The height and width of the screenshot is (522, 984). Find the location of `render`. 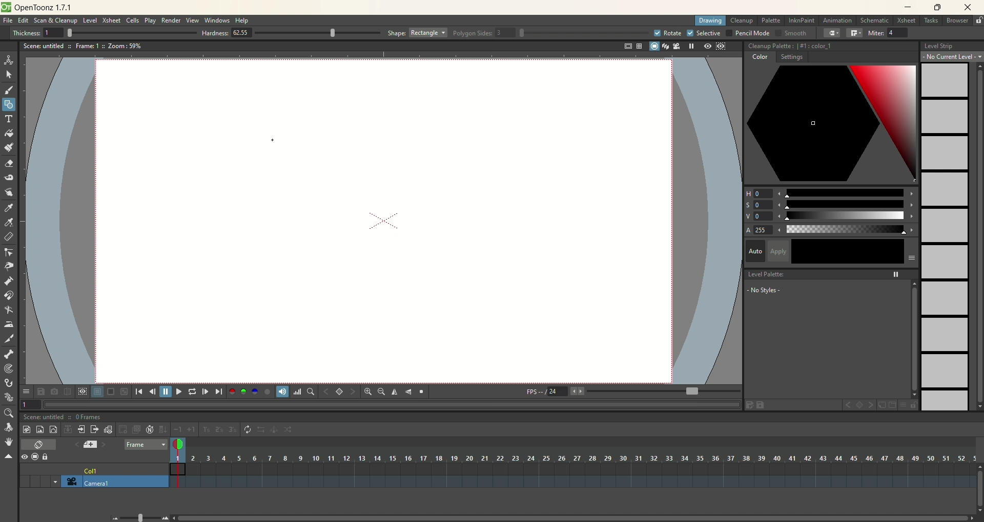

render is located at coordinates (172, 21).